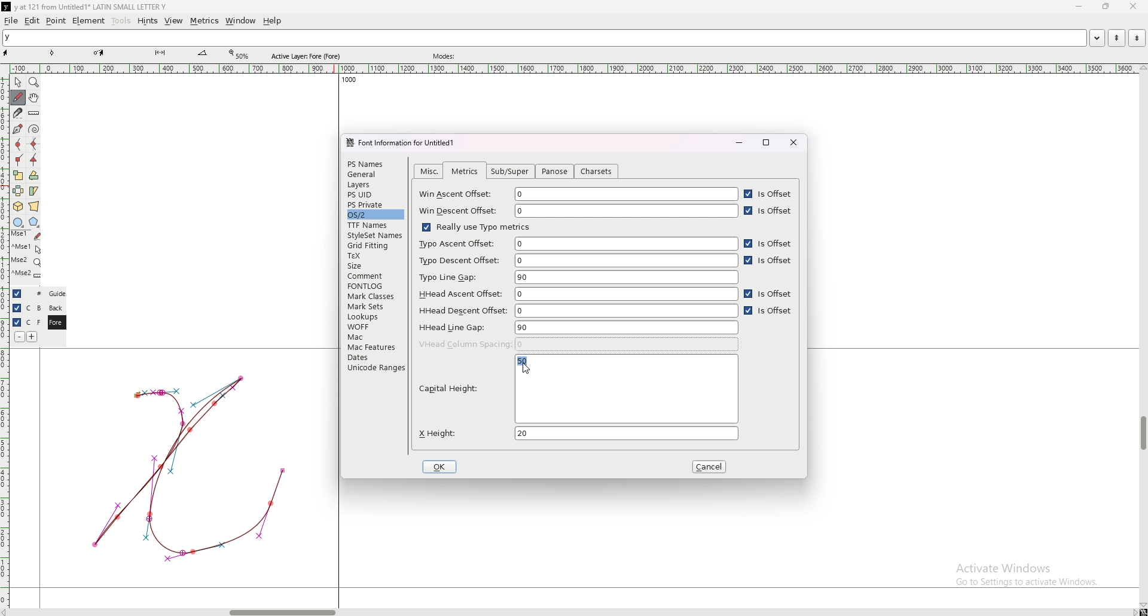 This screenshot has width=1148, height=616. Describe the element at coordinates (375, 275) in the screenshot. I see `comment` at that location.